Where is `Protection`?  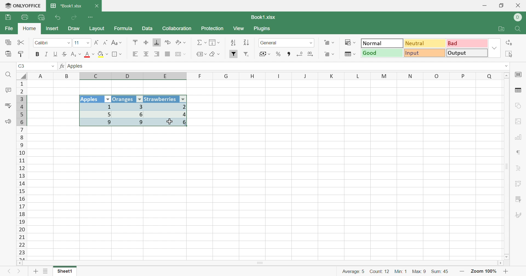
Protection is located at coordinates (213, 29).